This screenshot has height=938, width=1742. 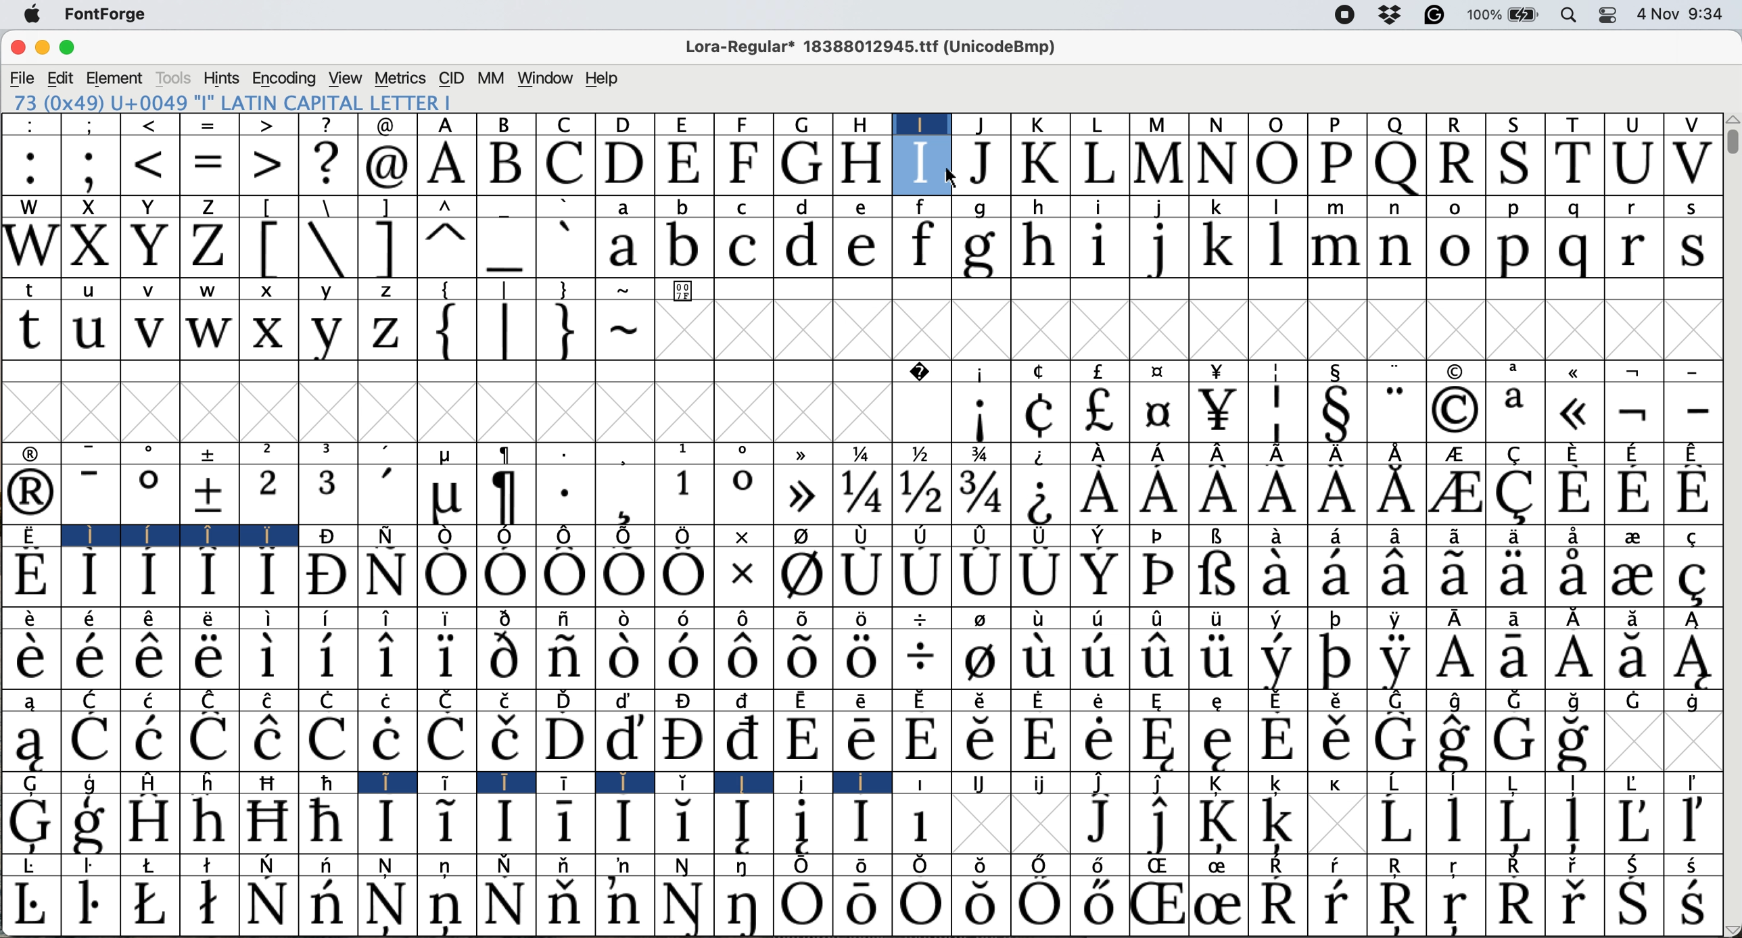 I want to click on Symbol, so click(x=1215, y=618).